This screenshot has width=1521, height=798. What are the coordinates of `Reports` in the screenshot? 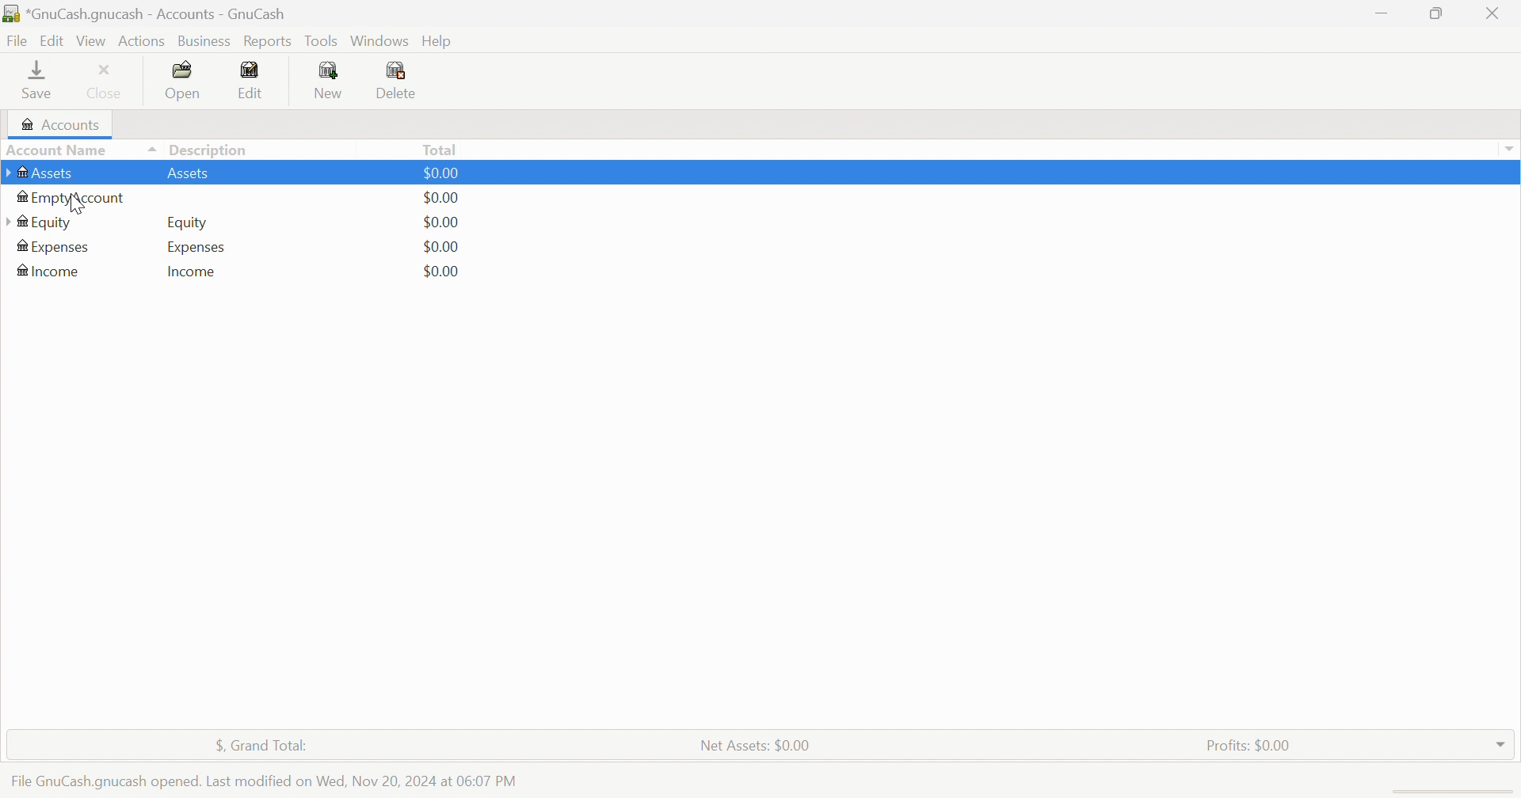 It's located at (272, 42).